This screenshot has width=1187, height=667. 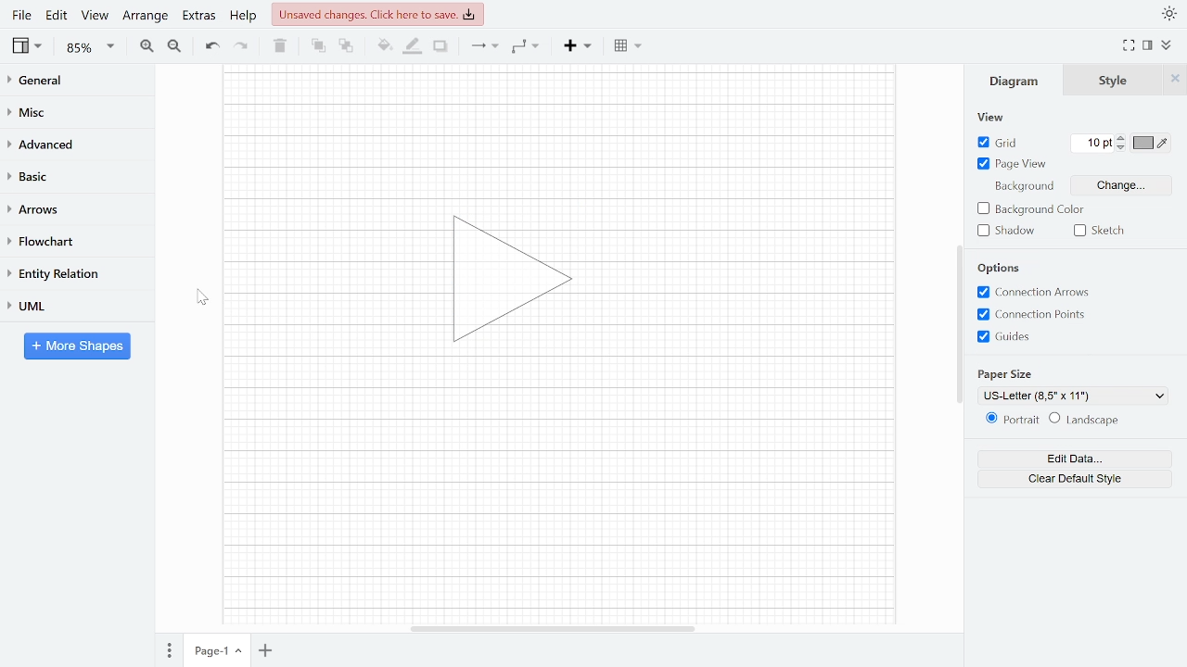 I want to click on Pages, so click(x=168, y=652).